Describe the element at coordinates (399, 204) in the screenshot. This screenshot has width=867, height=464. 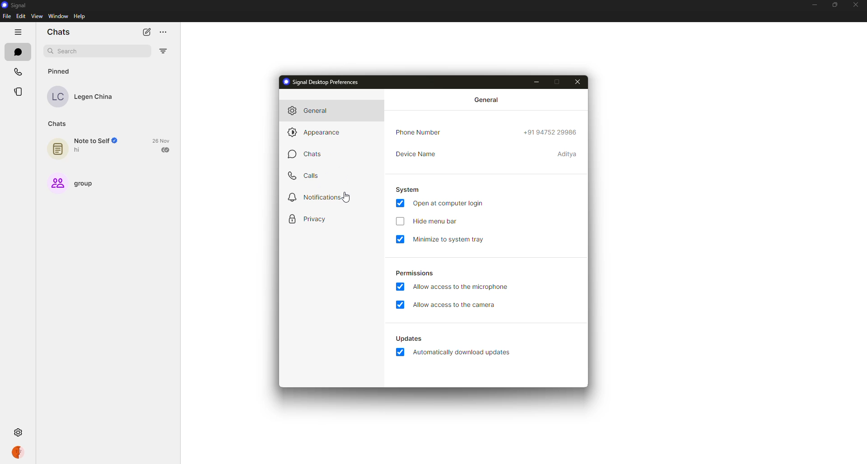
I see `enabled` at that location.